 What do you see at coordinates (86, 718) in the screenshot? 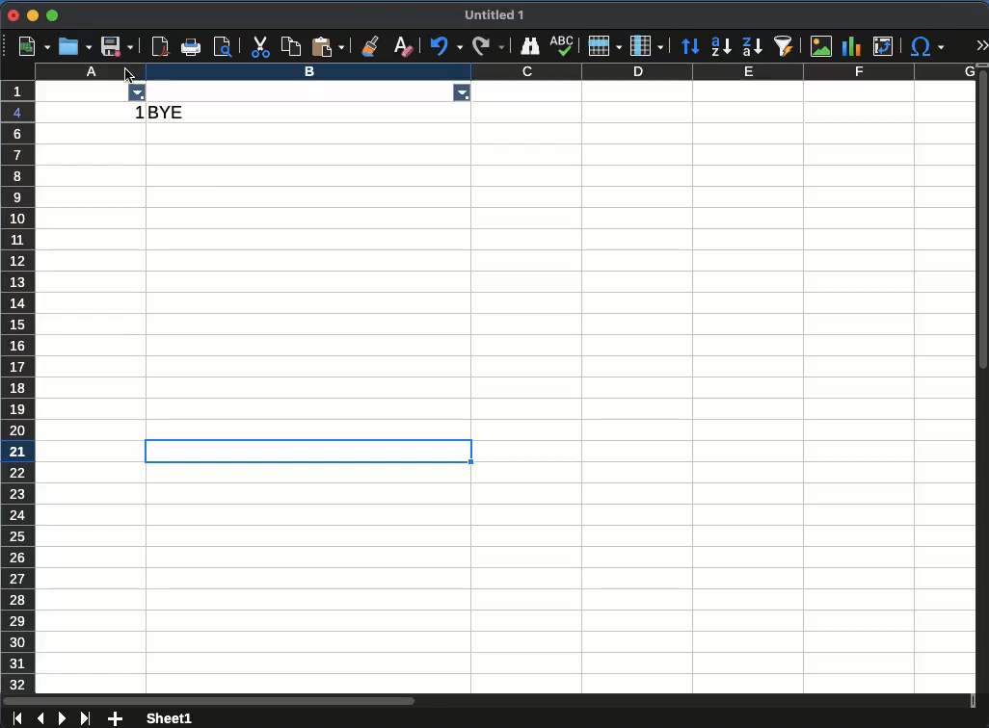
I see `last sheet` at bounding box center [86, 718].